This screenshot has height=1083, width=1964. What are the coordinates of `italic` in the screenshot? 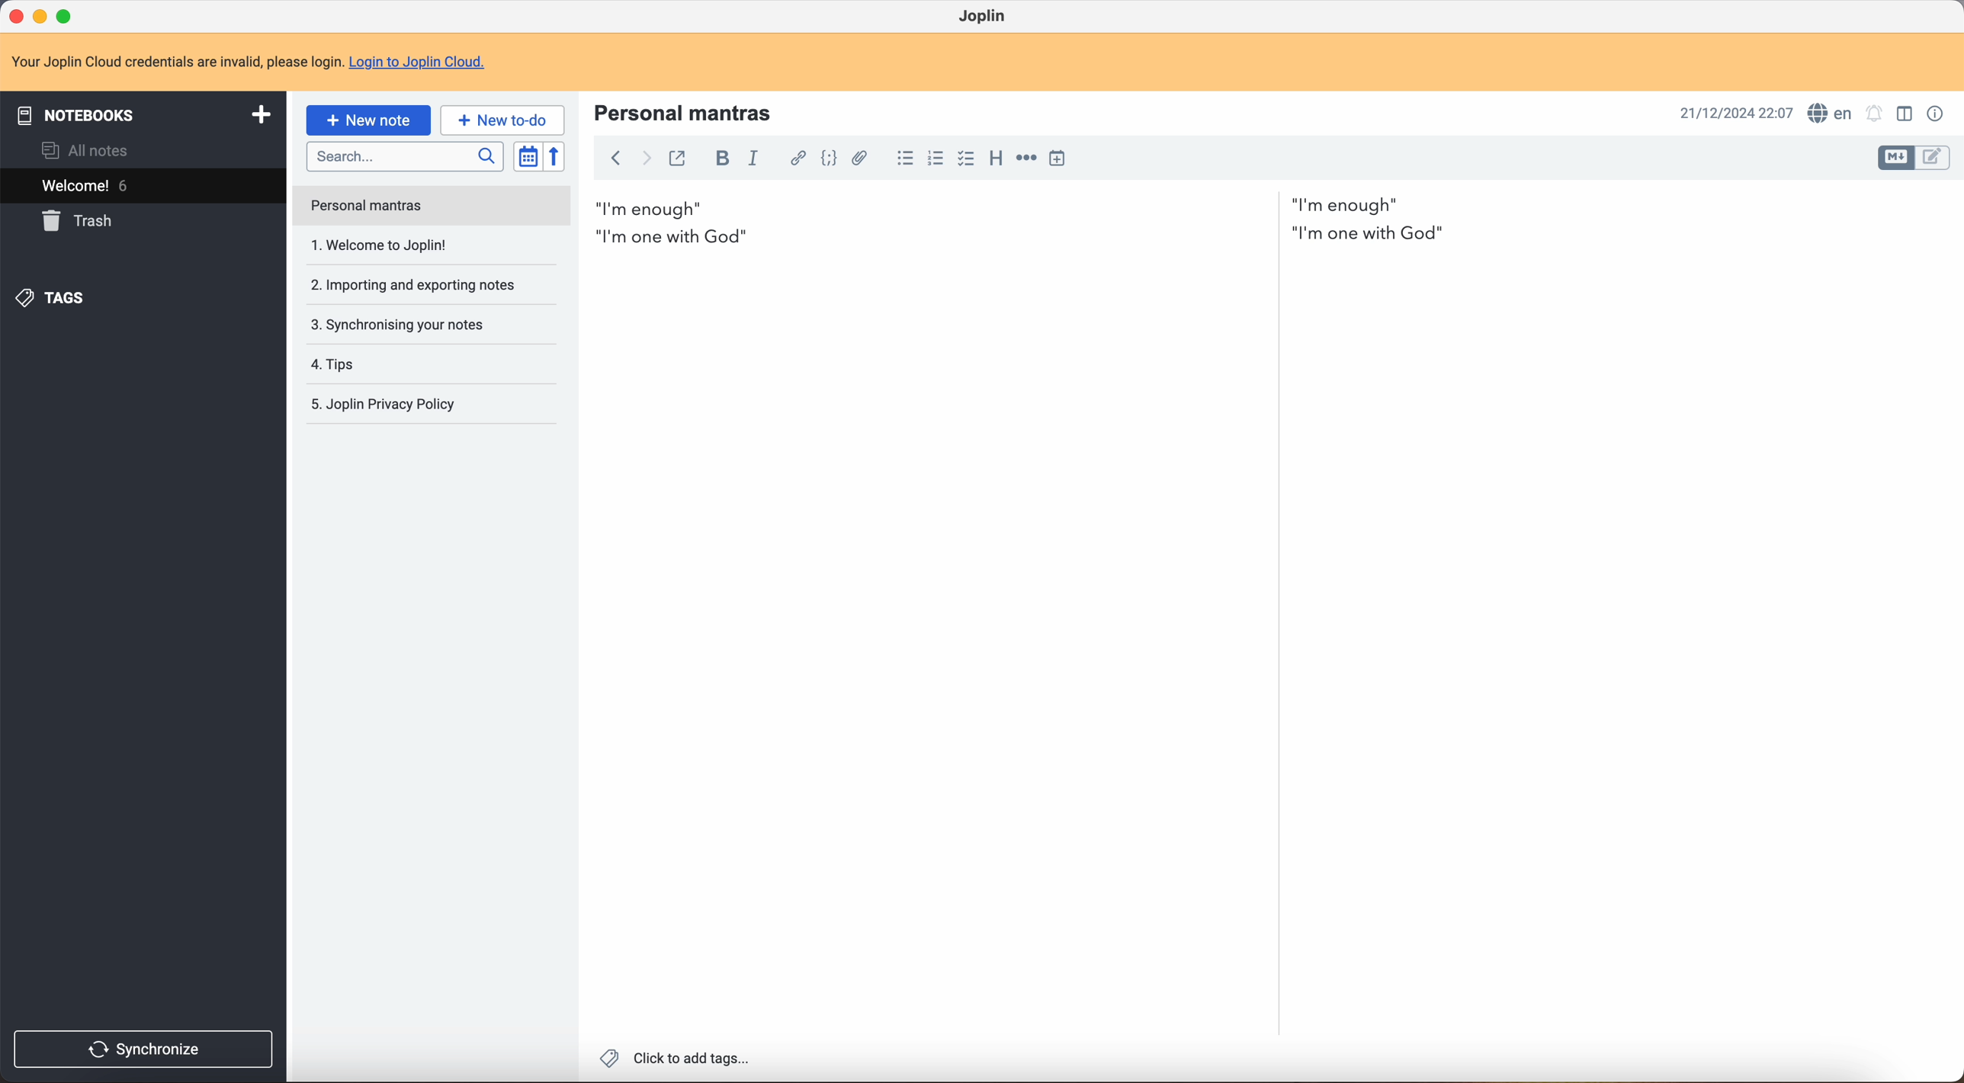 It's located at (757, 160).